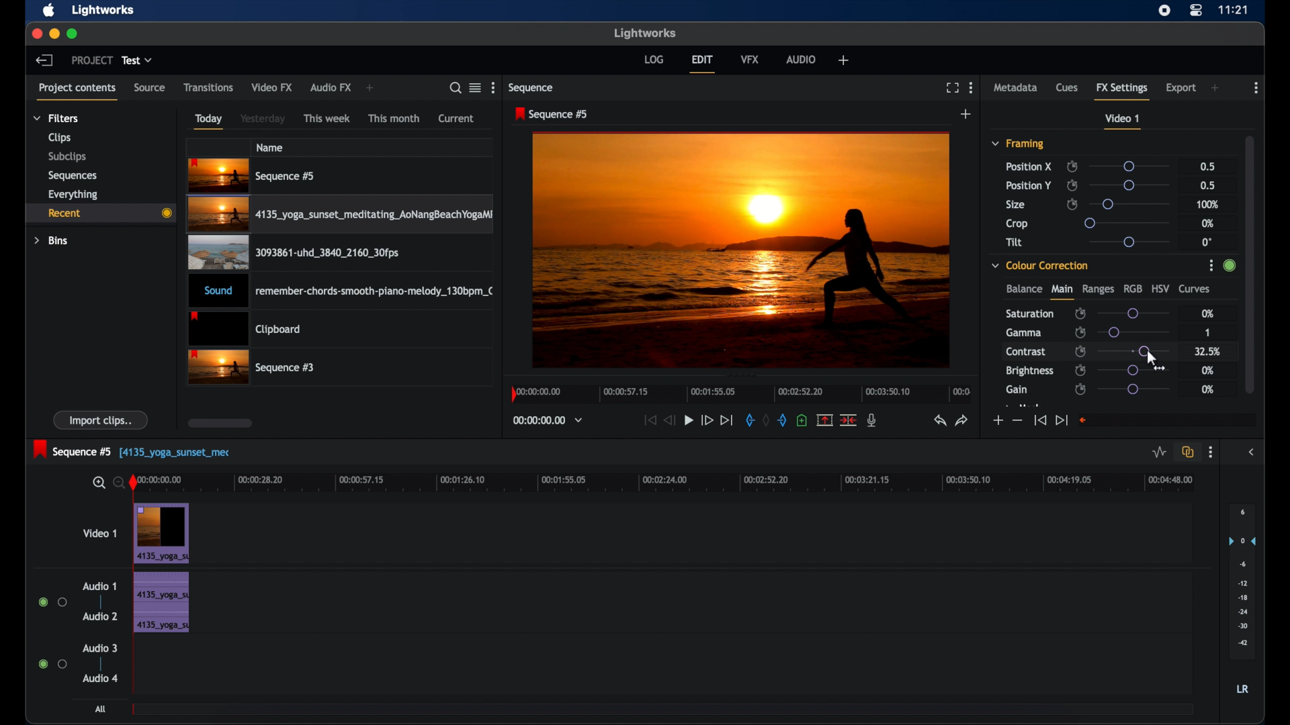 The image size is (1290, 725). What do you see at coordinates (1209, 371) in the screenshot?
I see `0%` at bounding box center [1209, 371].